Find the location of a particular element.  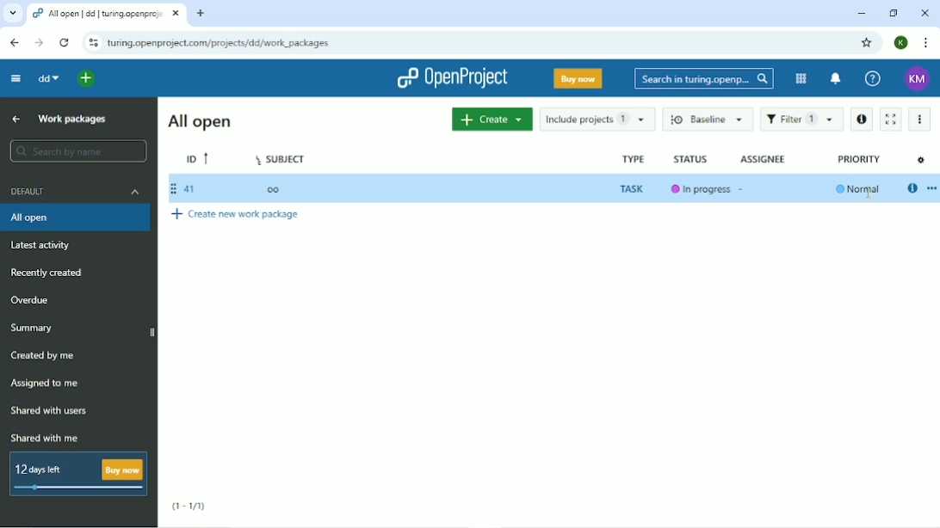

 Close is located at coordinates (925, 12).